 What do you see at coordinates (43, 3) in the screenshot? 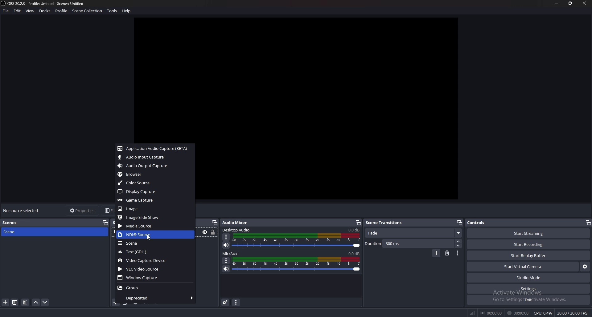
I see `file name` at bounding box center [43, 3].